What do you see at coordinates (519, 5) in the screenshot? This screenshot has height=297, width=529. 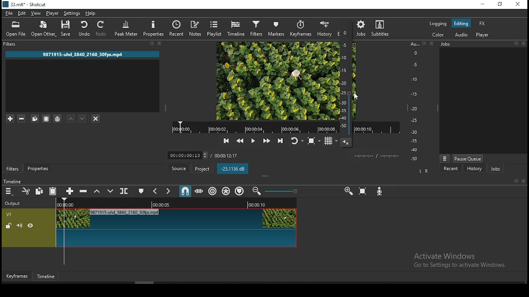 I see `close window` at bounding box center [519, 5].